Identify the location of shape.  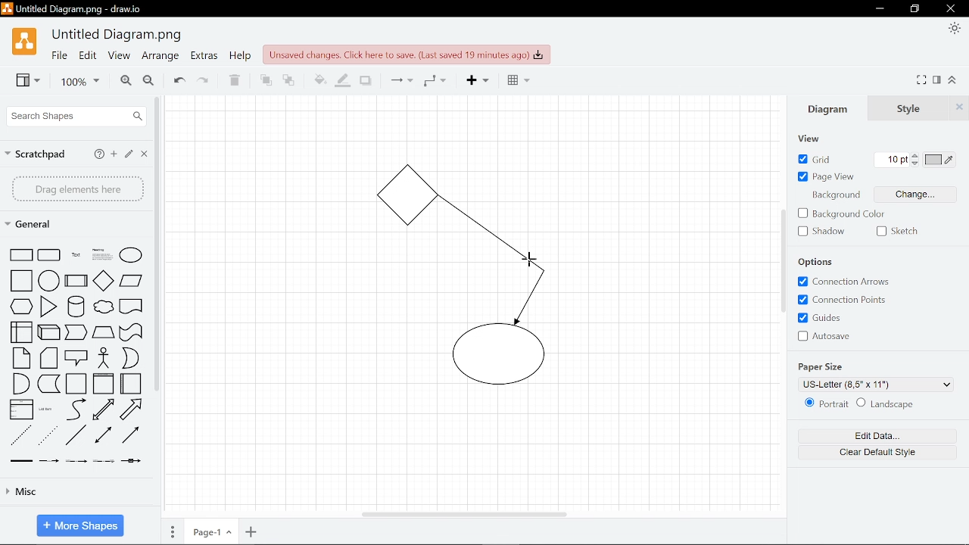
(48, 307).